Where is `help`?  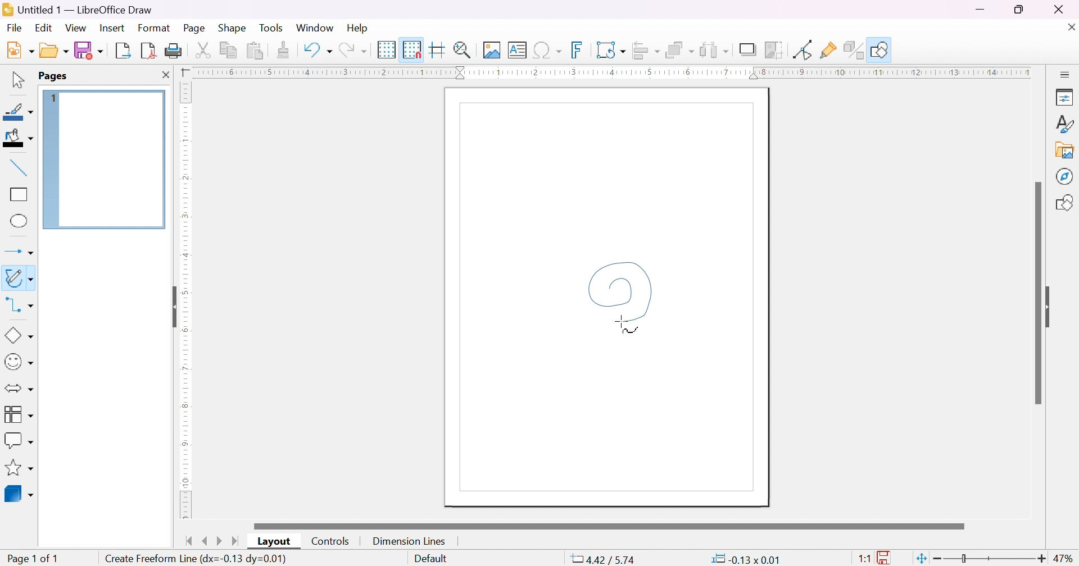
help is located at coordinates (357, 28).